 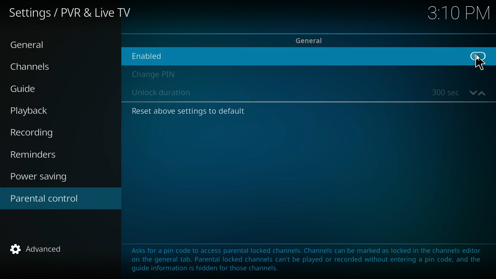 I want to click on message, so click(x=302, y=257).